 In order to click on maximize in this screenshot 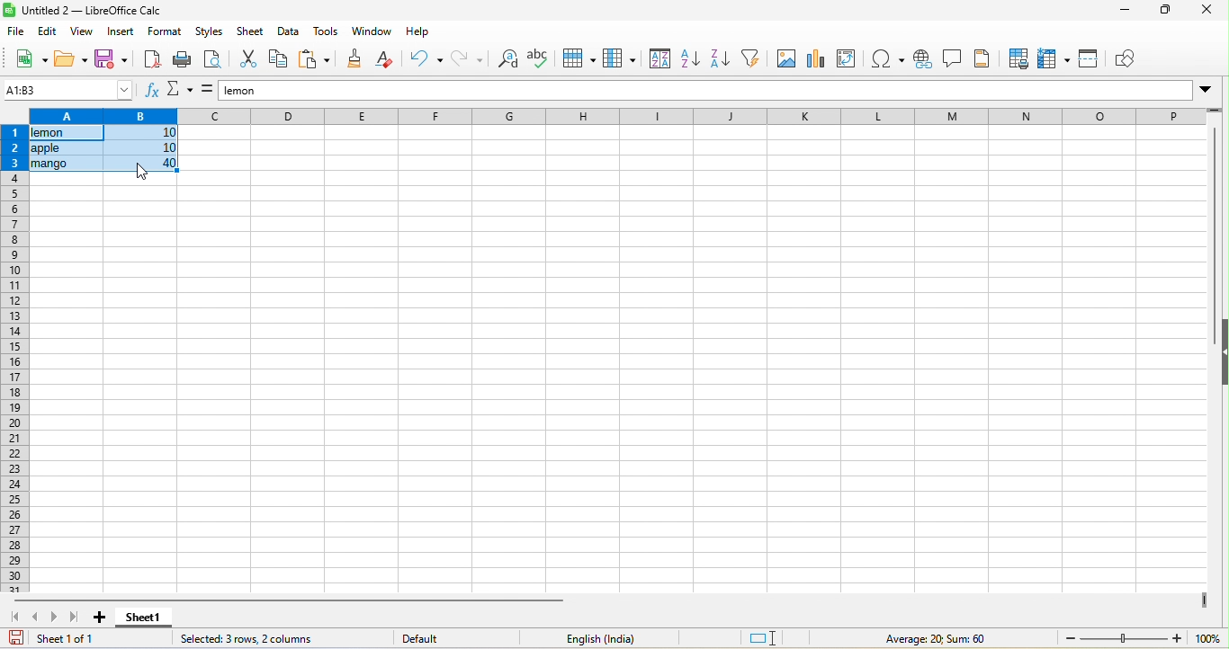, I will do `click(1162, 11)`.